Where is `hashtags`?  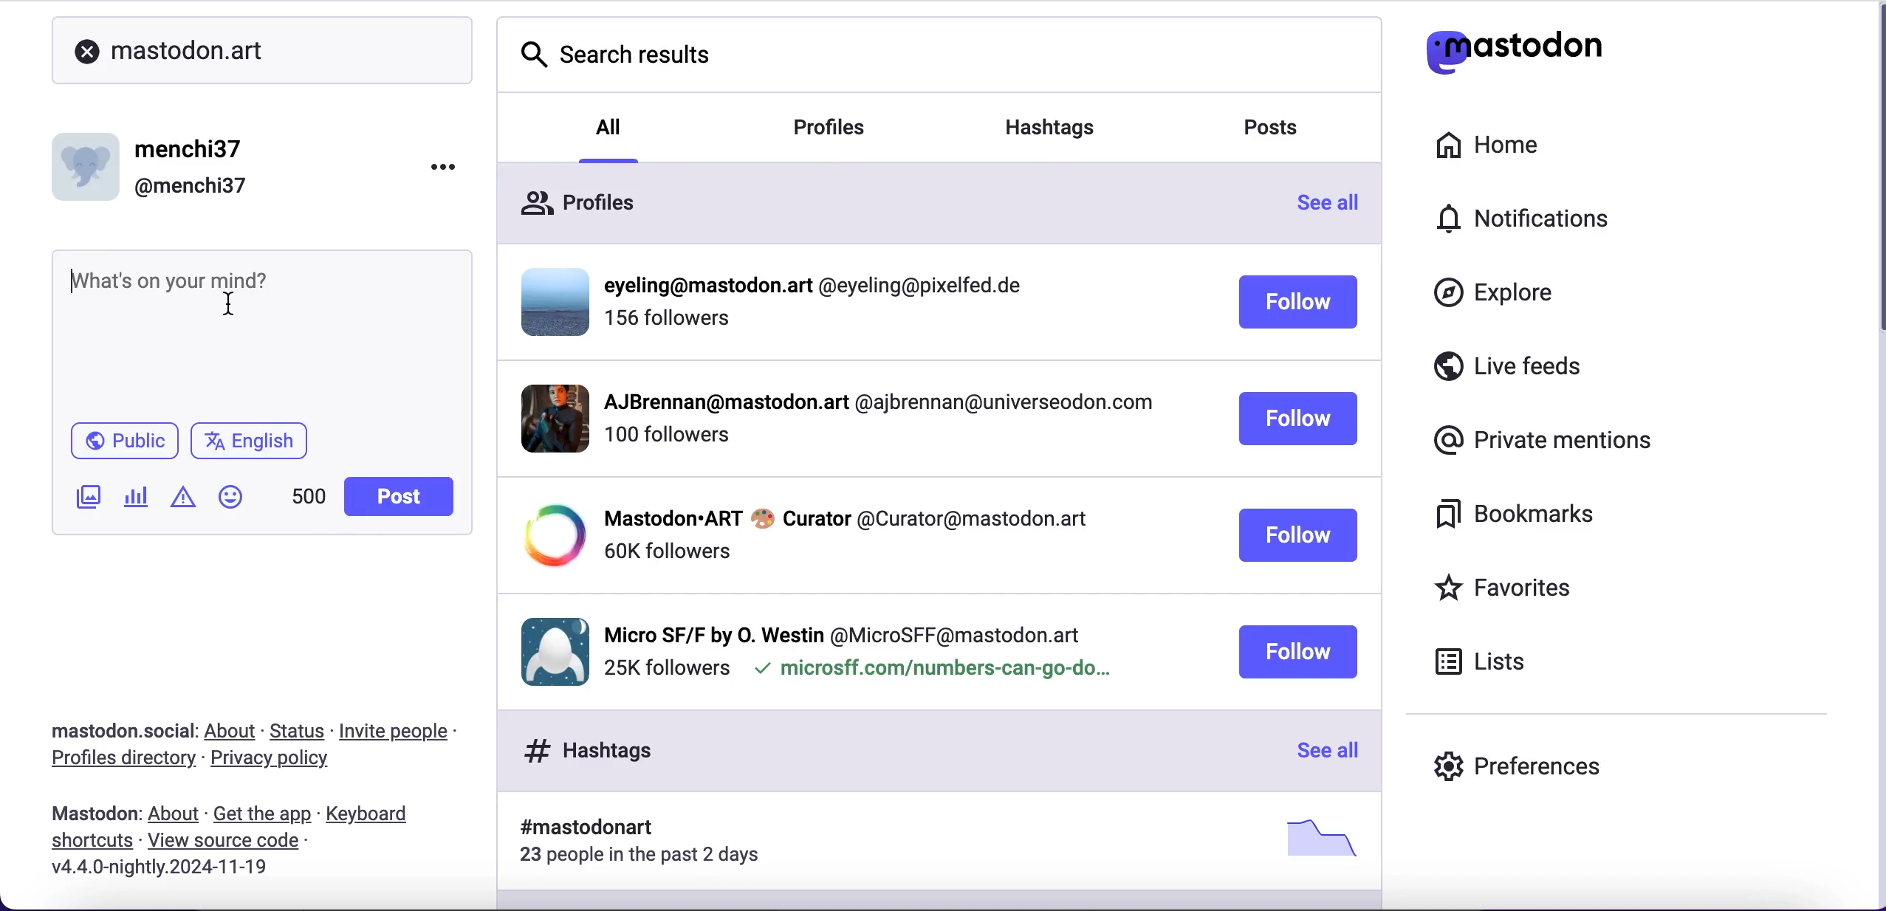
hashtags is located at coordinates (1050, 129).